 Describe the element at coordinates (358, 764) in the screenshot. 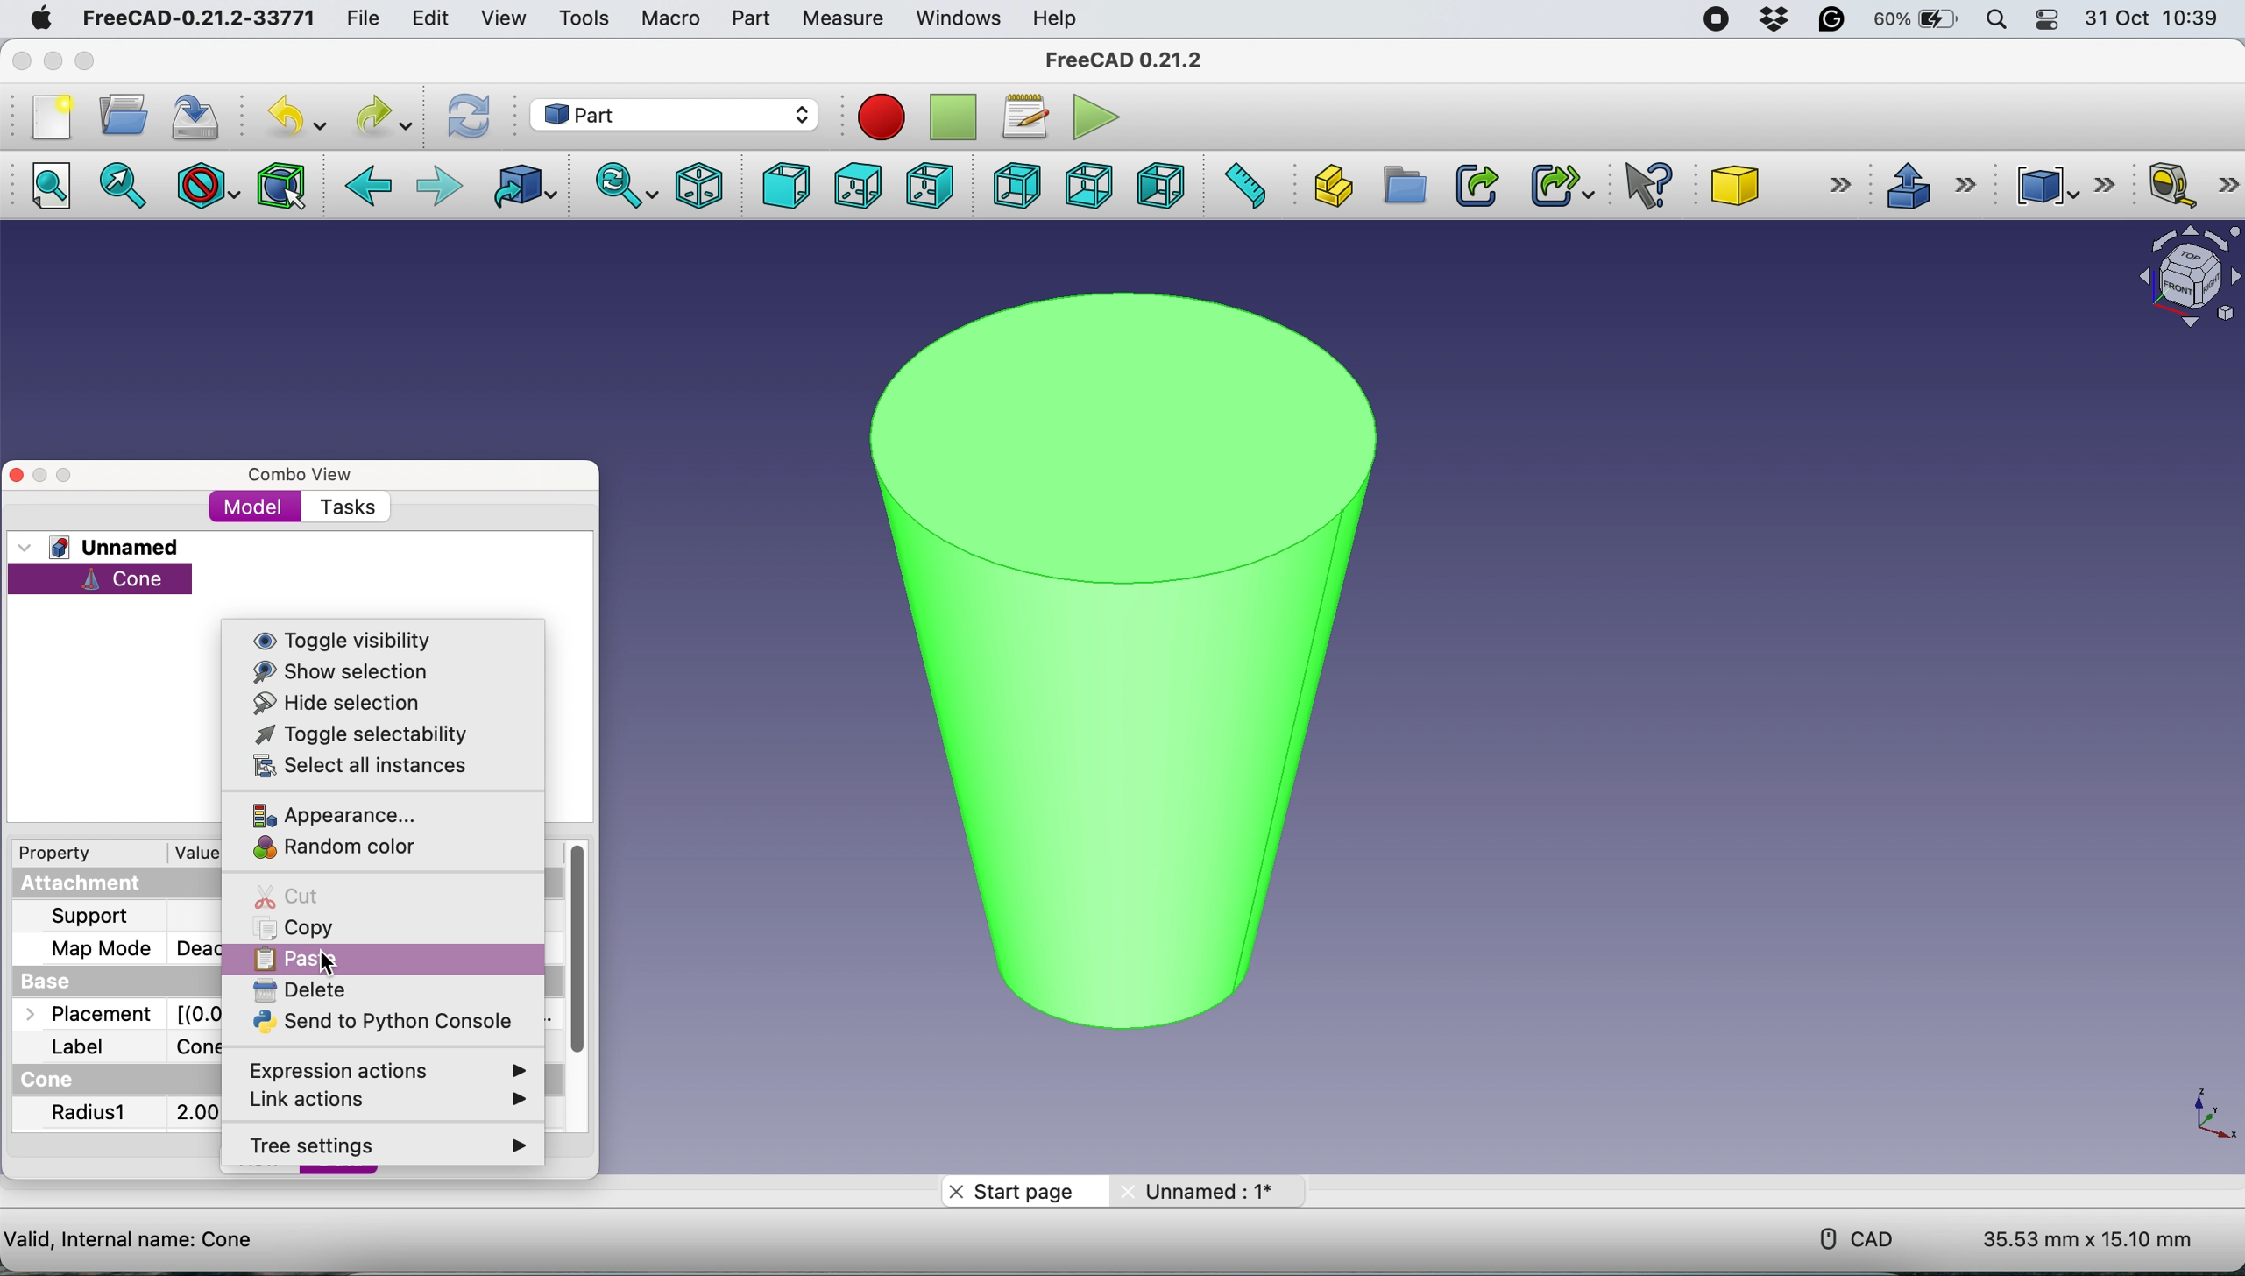

I see `select all instances` at that location.